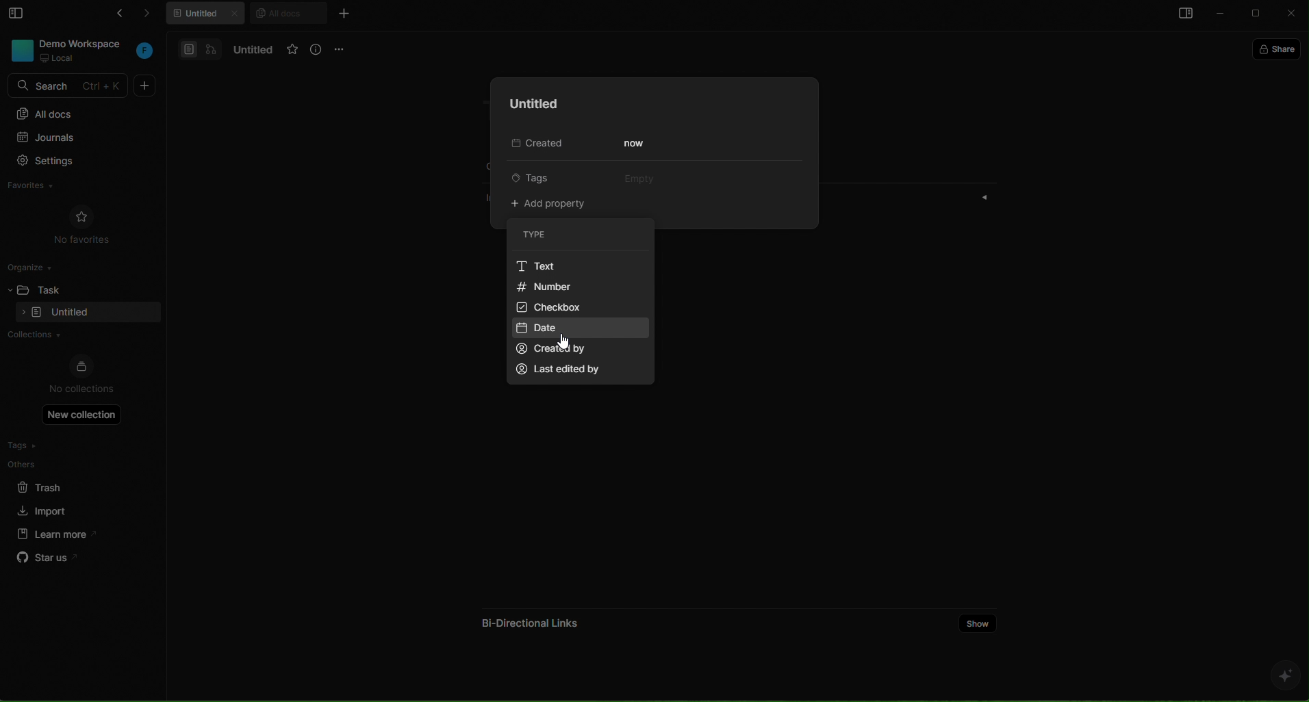 This screenshot has width=1309, height=702. Describe the element at coordinates (1221, 14) in the screenshot. I see `minimize` at that location.